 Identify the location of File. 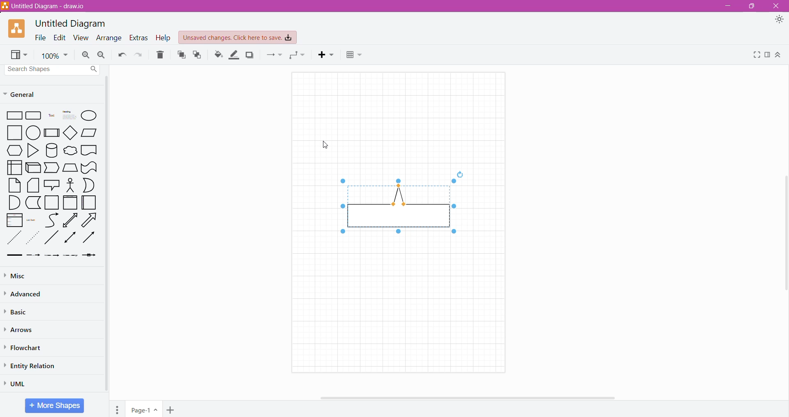
(40, 37).